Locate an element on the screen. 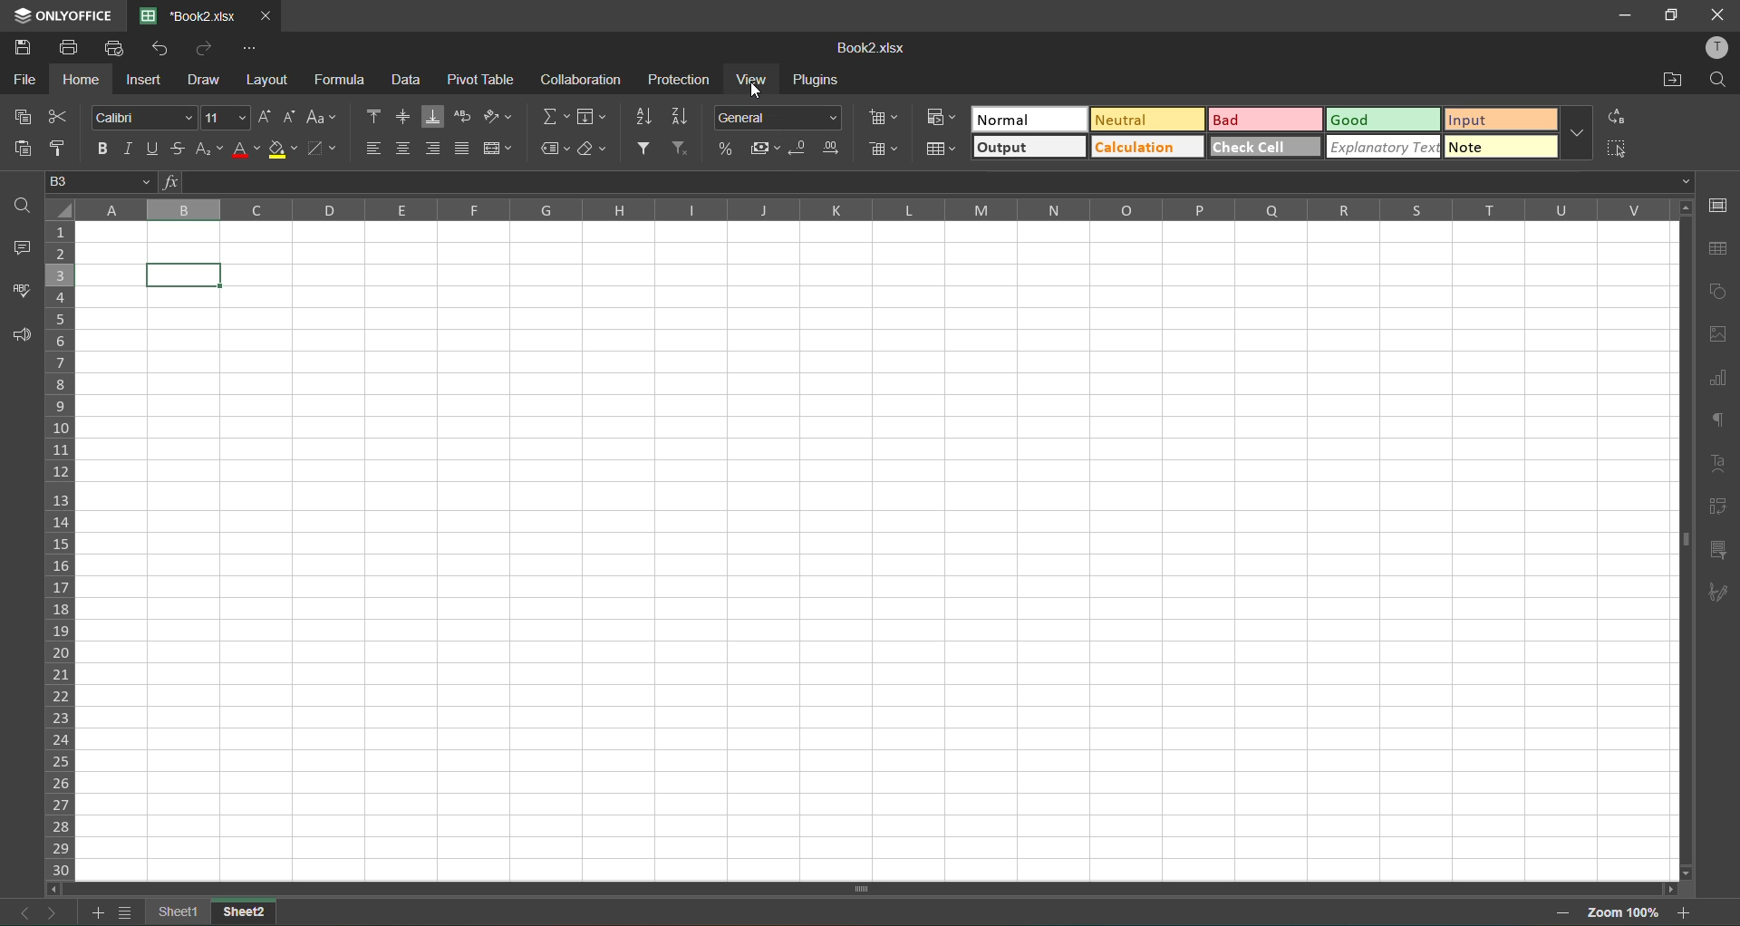  wrap text is located at coordinates (465, 118).